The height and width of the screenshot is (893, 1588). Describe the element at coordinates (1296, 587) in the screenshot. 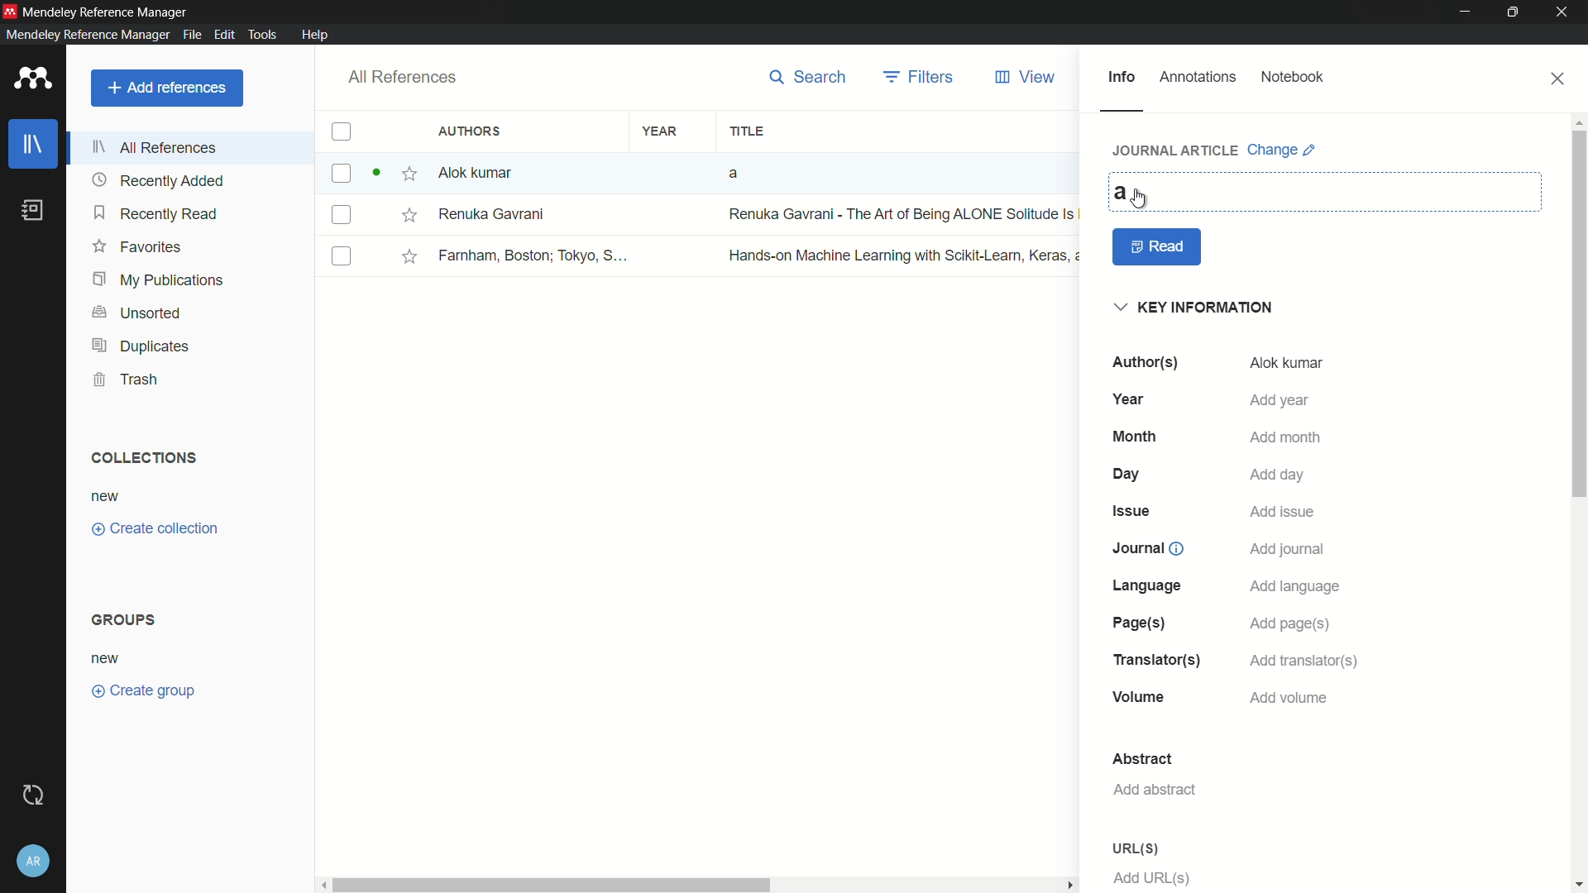

I see `add language` at that location.